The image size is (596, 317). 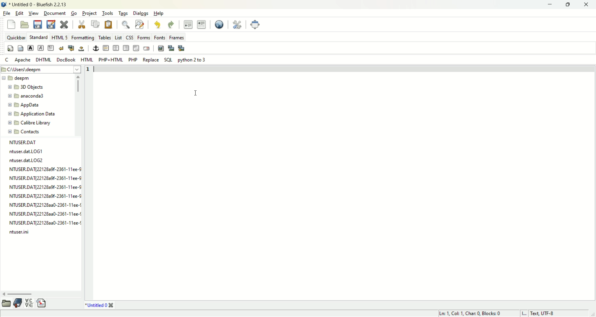 What do you see at coordinates (202, 24) in the screenshot?
I see `indent` at bounding box center [202, 24].